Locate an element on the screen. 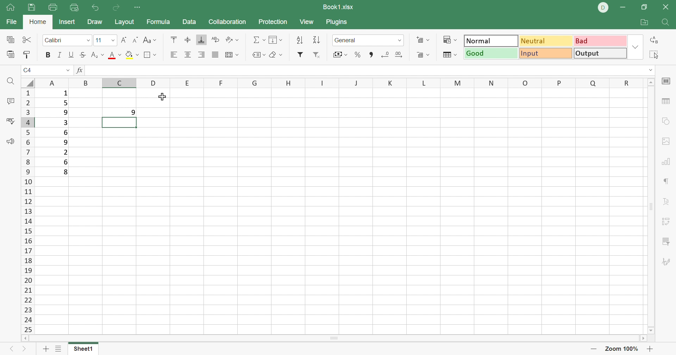 This screenshot has width=676, height=355. View is located at coordinates (307, 23).